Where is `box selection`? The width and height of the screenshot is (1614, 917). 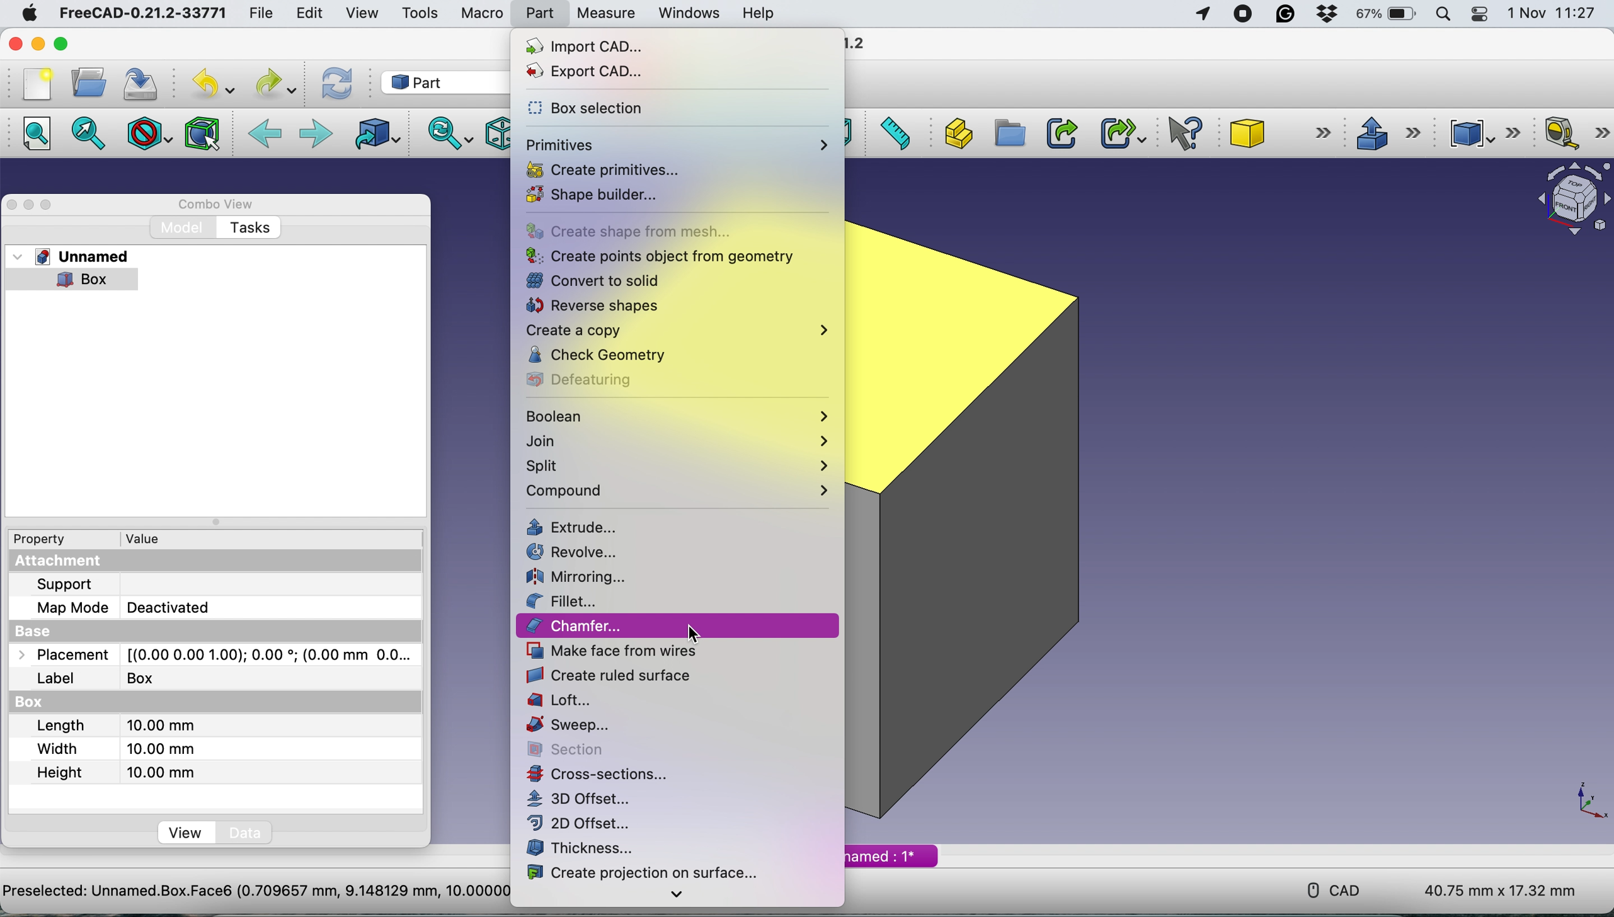 box selection is located at coordinates (602, 110).